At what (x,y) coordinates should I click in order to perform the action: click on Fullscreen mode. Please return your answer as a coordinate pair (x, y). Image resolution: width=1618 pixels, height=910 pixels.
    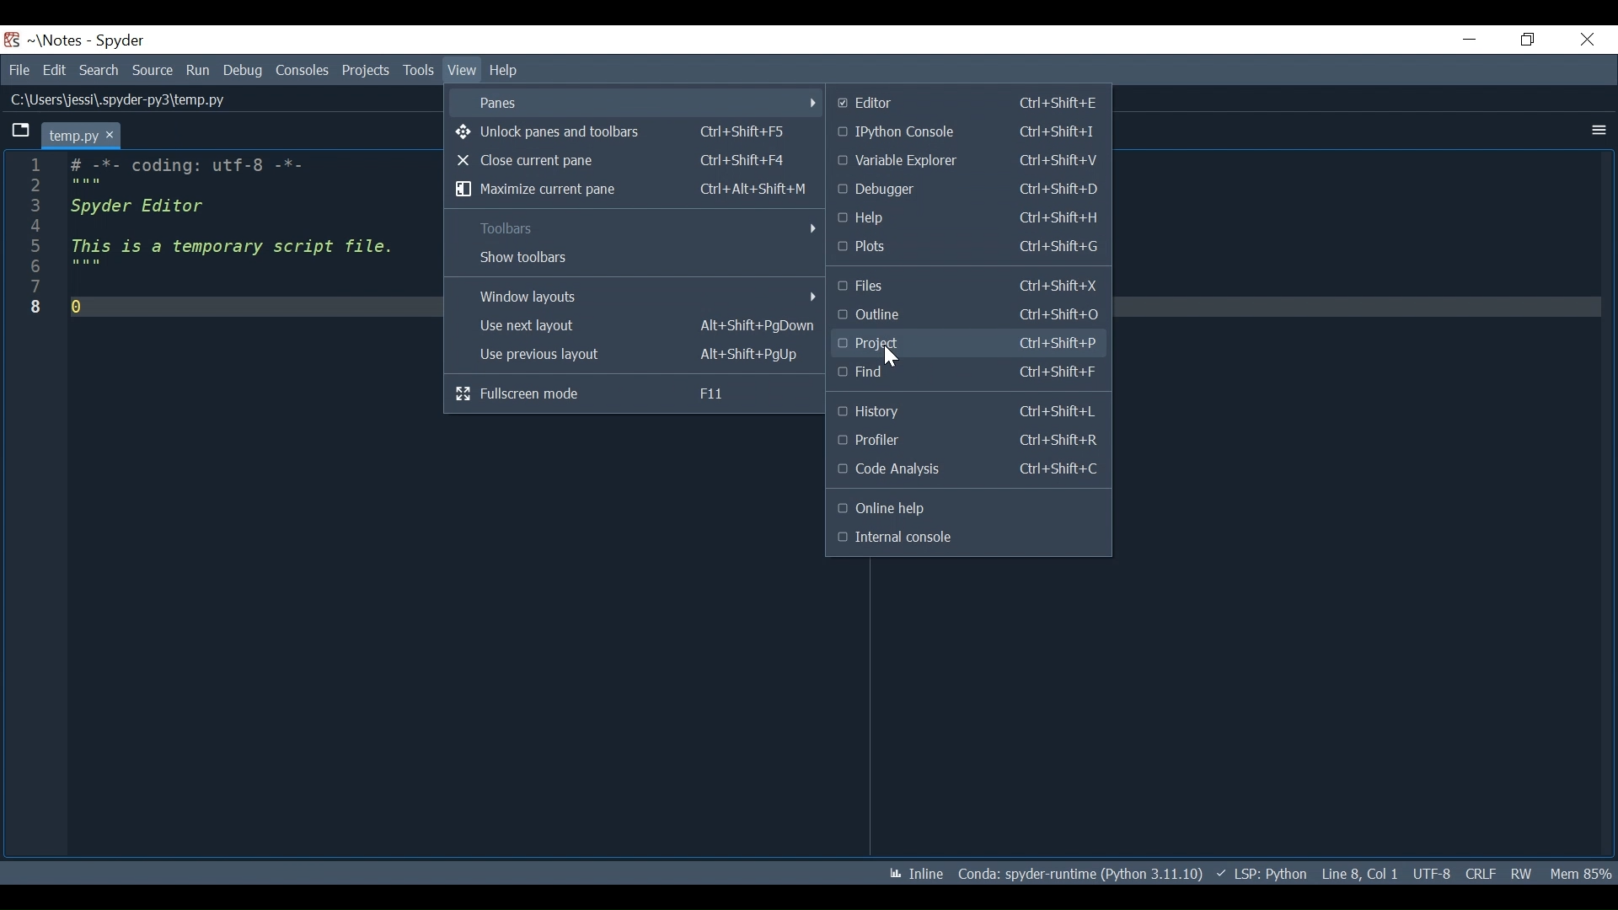
    Looking at the image, I should click on (633, 394).